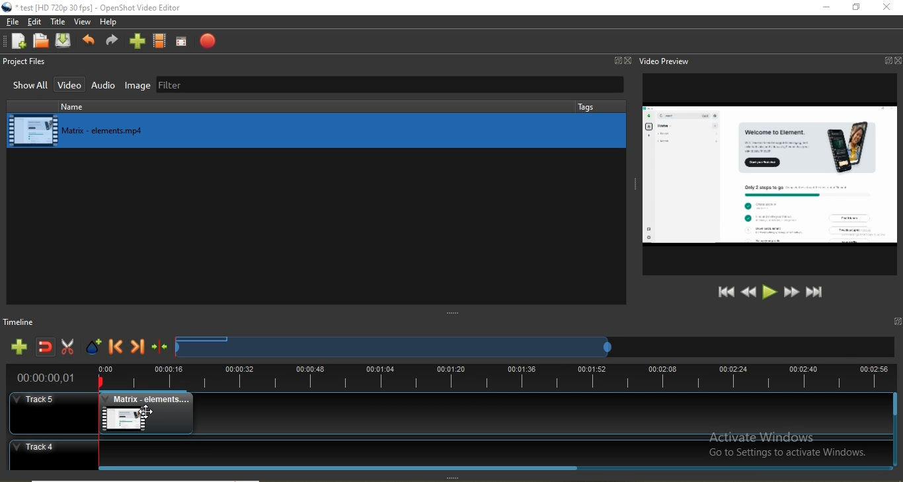  I want to click on Timeline scrub, so click(394, 349).